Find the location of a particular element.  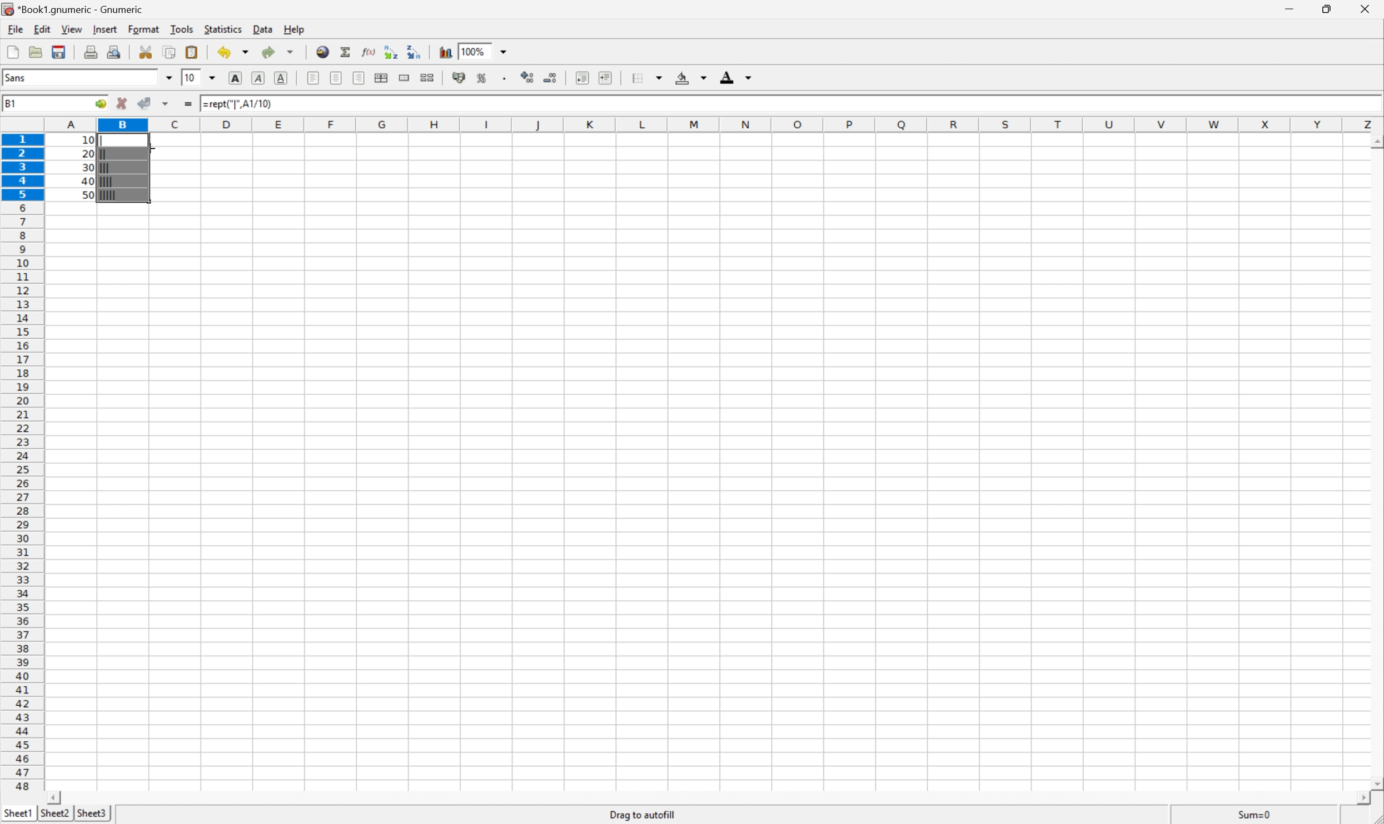

A1 is located at coordinates (14, 104).